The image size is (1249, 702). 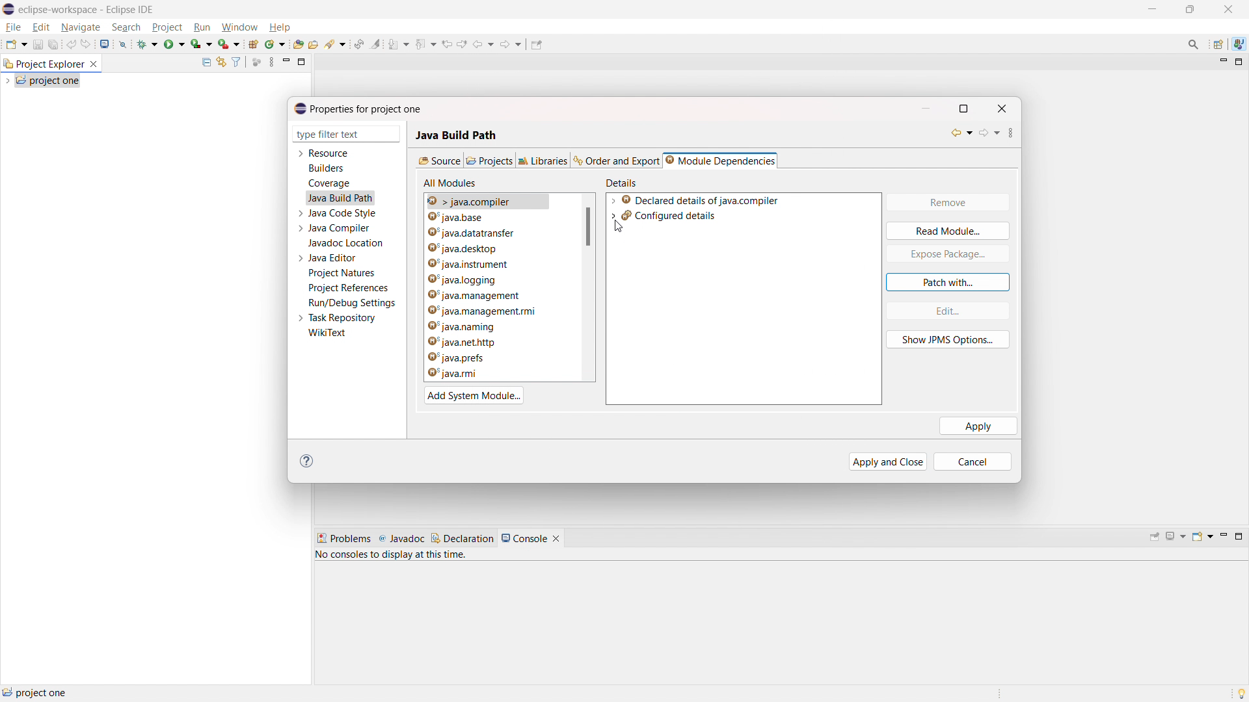 I want to click on maximize, so click(x=1151, y=9).